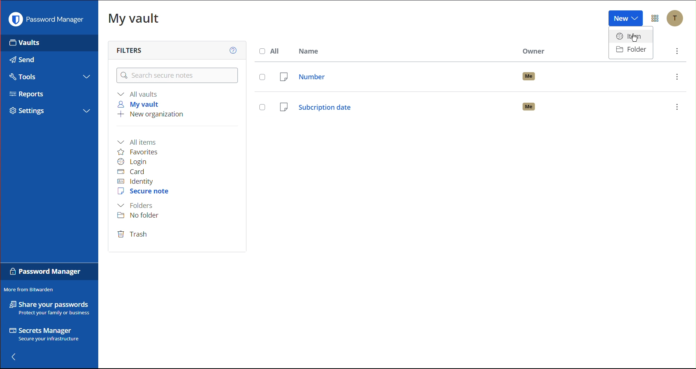 The width and height of the screenshot is (696, 369). What do you see at coordinates (135, 171) in the screenshot?
I see `Card` at bounding box center [135, 171].